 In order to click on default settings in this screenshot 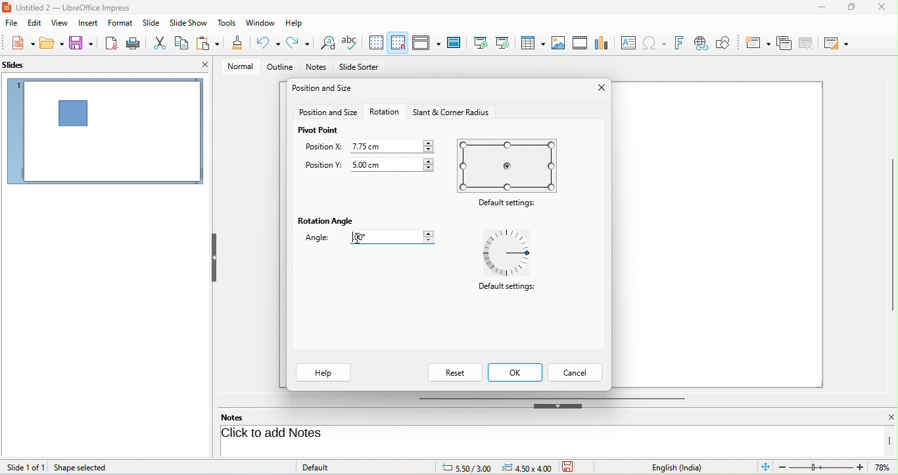, I will do `click(511, 253)`.